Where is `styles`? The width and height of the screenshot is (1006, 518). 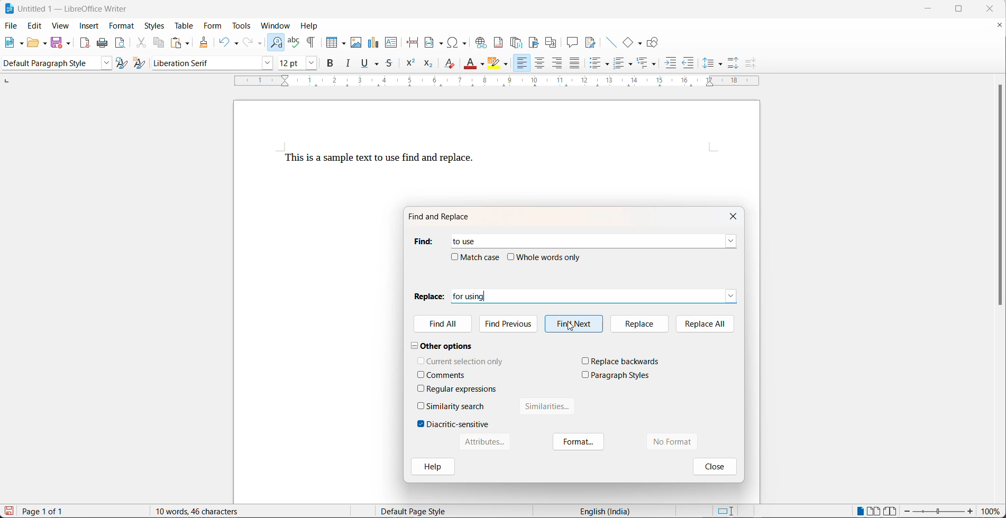 styles is located at coordinates (154, 25).